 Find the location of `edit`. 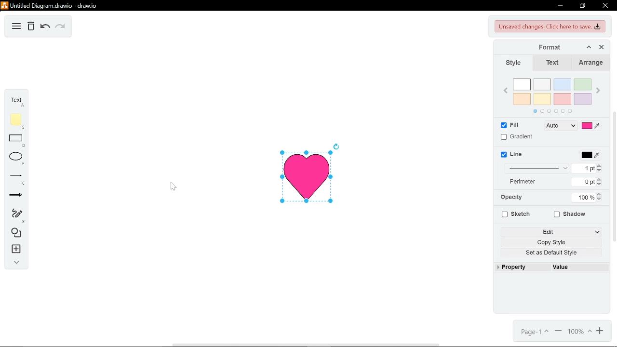

edit is located at coordinates (553, 231).